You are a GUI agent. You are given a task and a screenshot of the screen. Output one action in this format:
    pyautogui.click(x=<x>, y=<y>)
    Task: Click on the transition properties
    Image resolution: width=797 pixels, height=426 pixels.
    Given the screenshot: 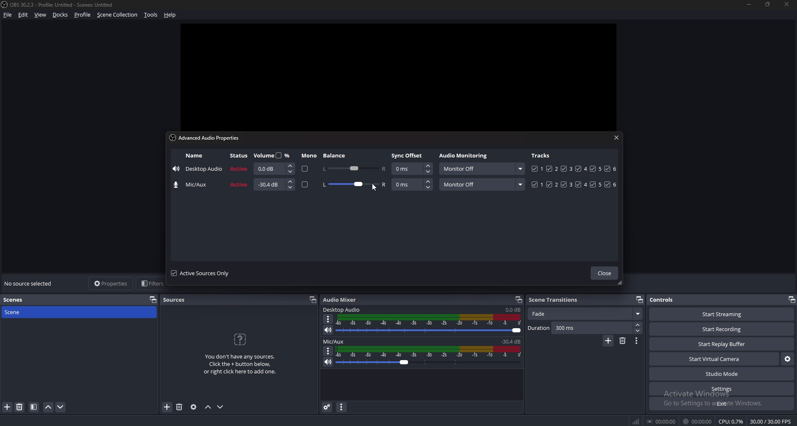 What is the action you would take?
    pyautogui.click(x=636, y=341)
    